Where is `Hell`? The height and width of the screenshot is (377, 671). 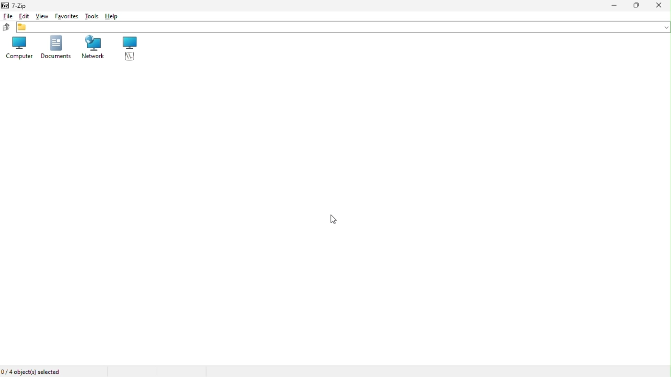 Hell is located at coordinates (114, 16).